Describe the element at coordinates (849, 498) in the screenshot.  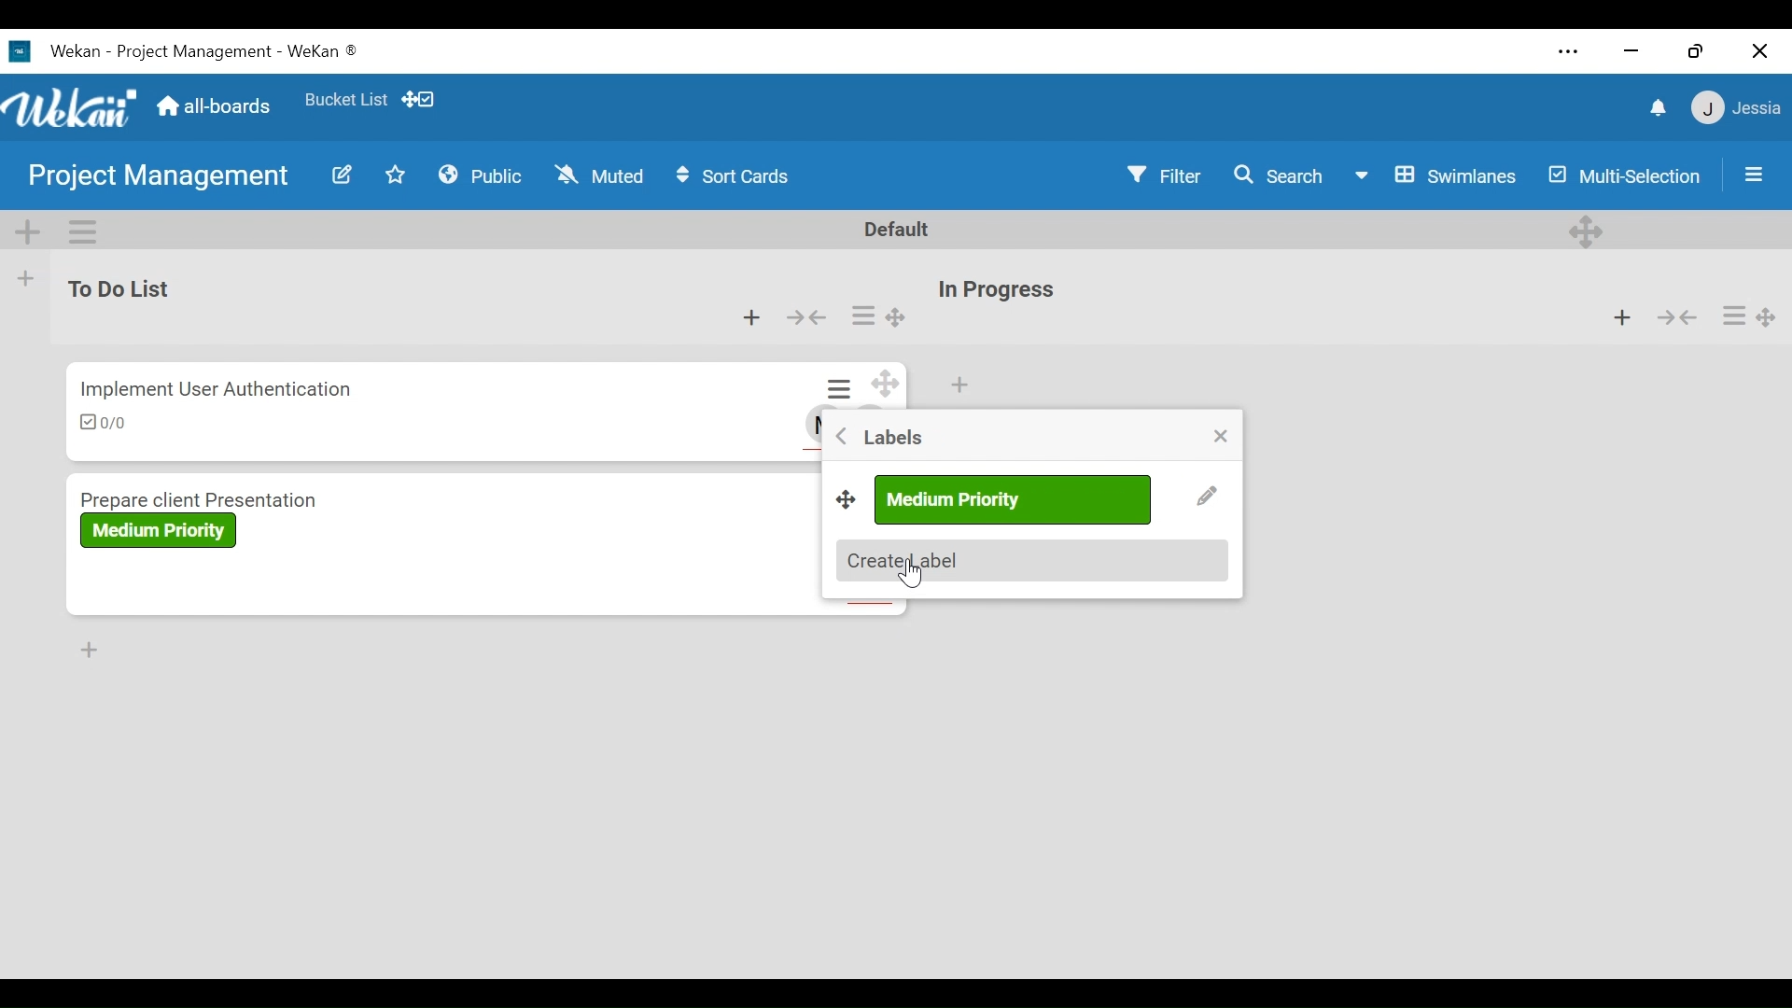
I see `Desktop drag handles` at that location.